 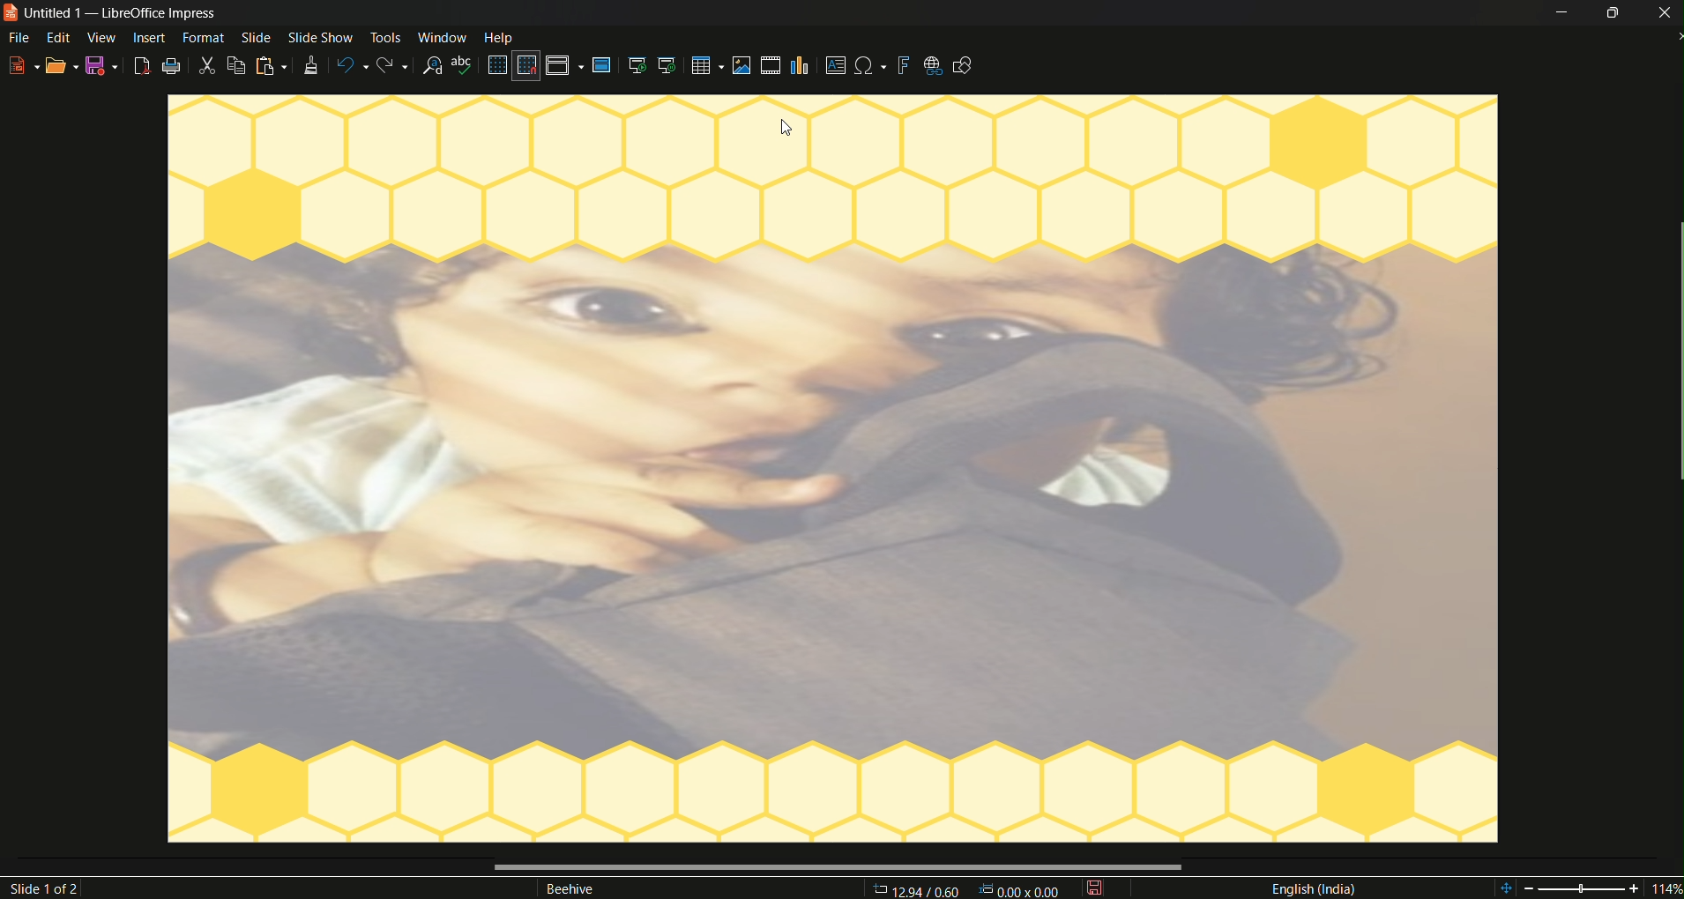 I want to click on insert hyperlink, so click(x=933, y=66).